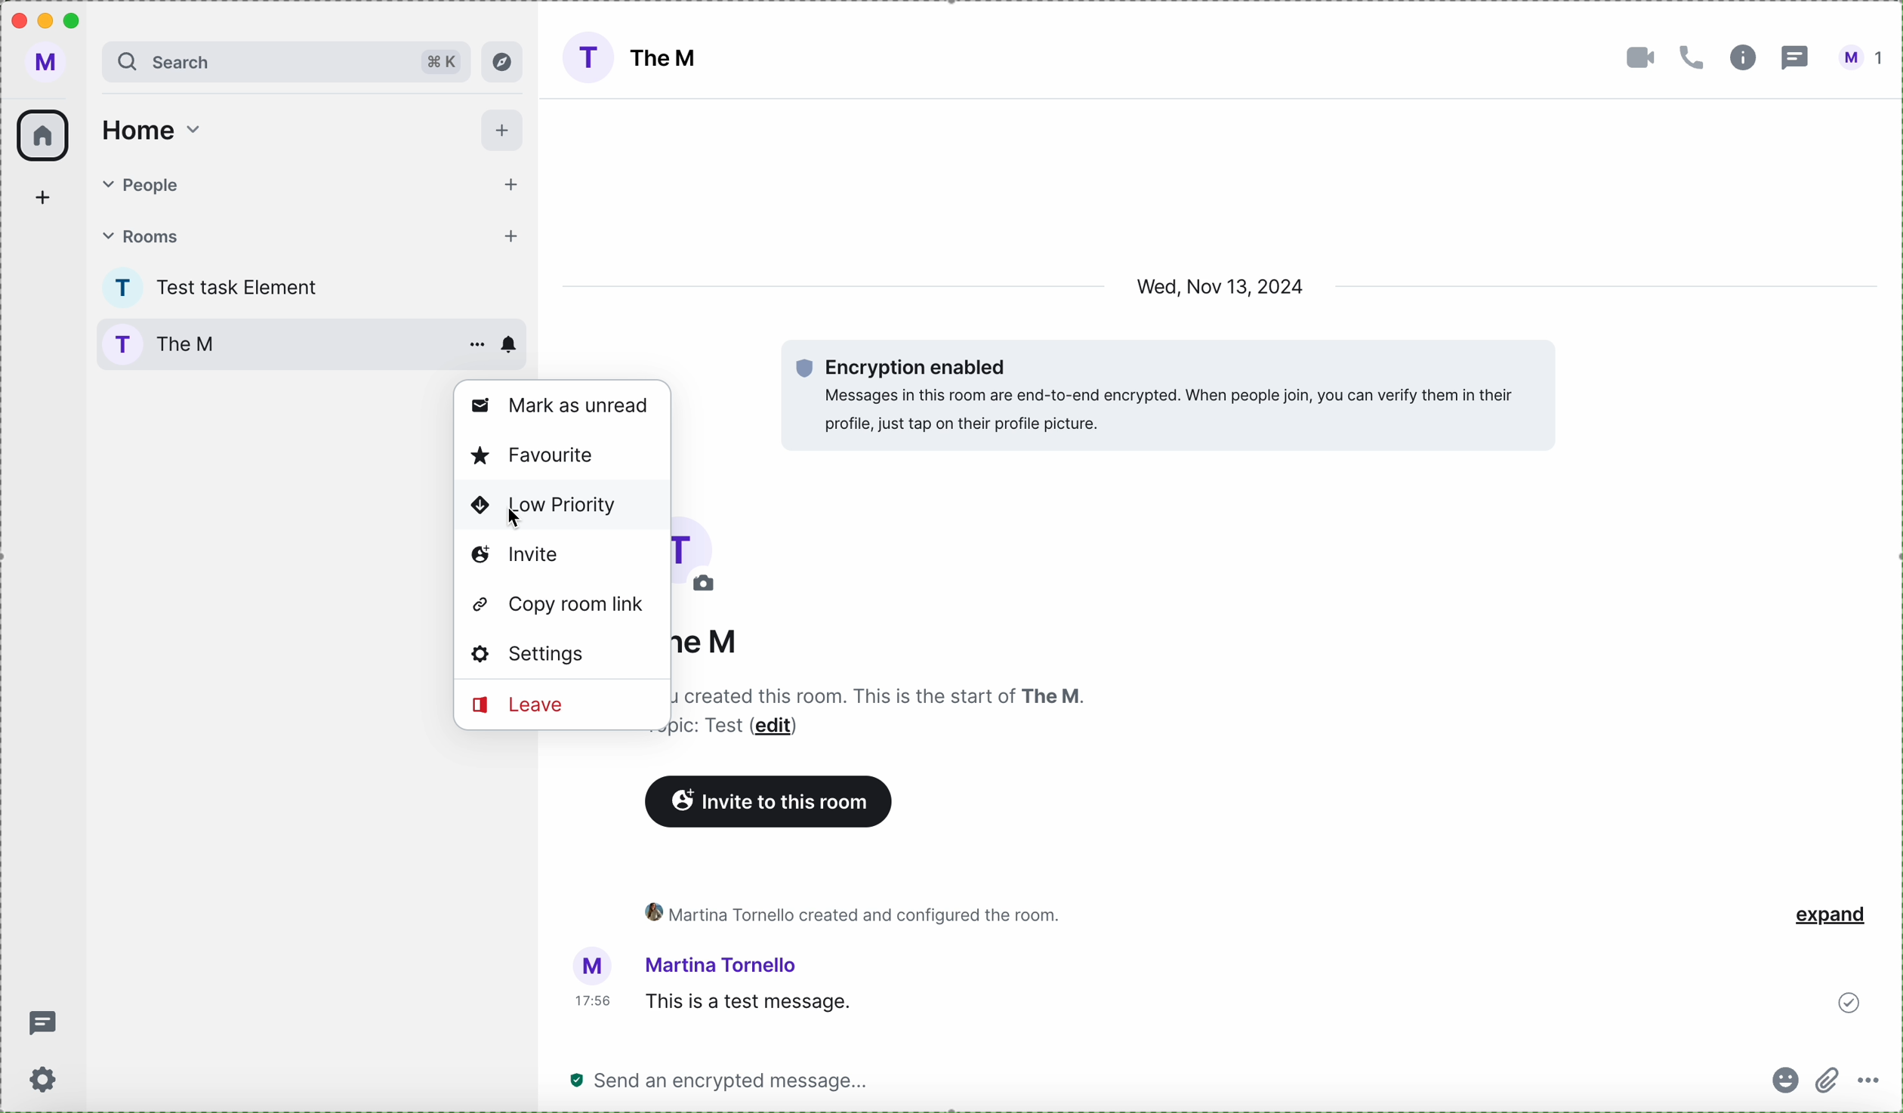 Image resolution: width=1903 pixels, height=1113 pixels. Describe the element at coordinates (708, 585) in the screenshot. I see `edit` at that location.